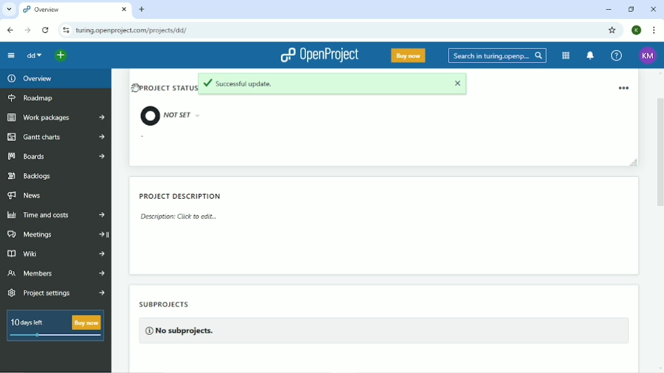 This screenshot has height=373, width=664. I want to click on Gantt charts, so click(55, 138).